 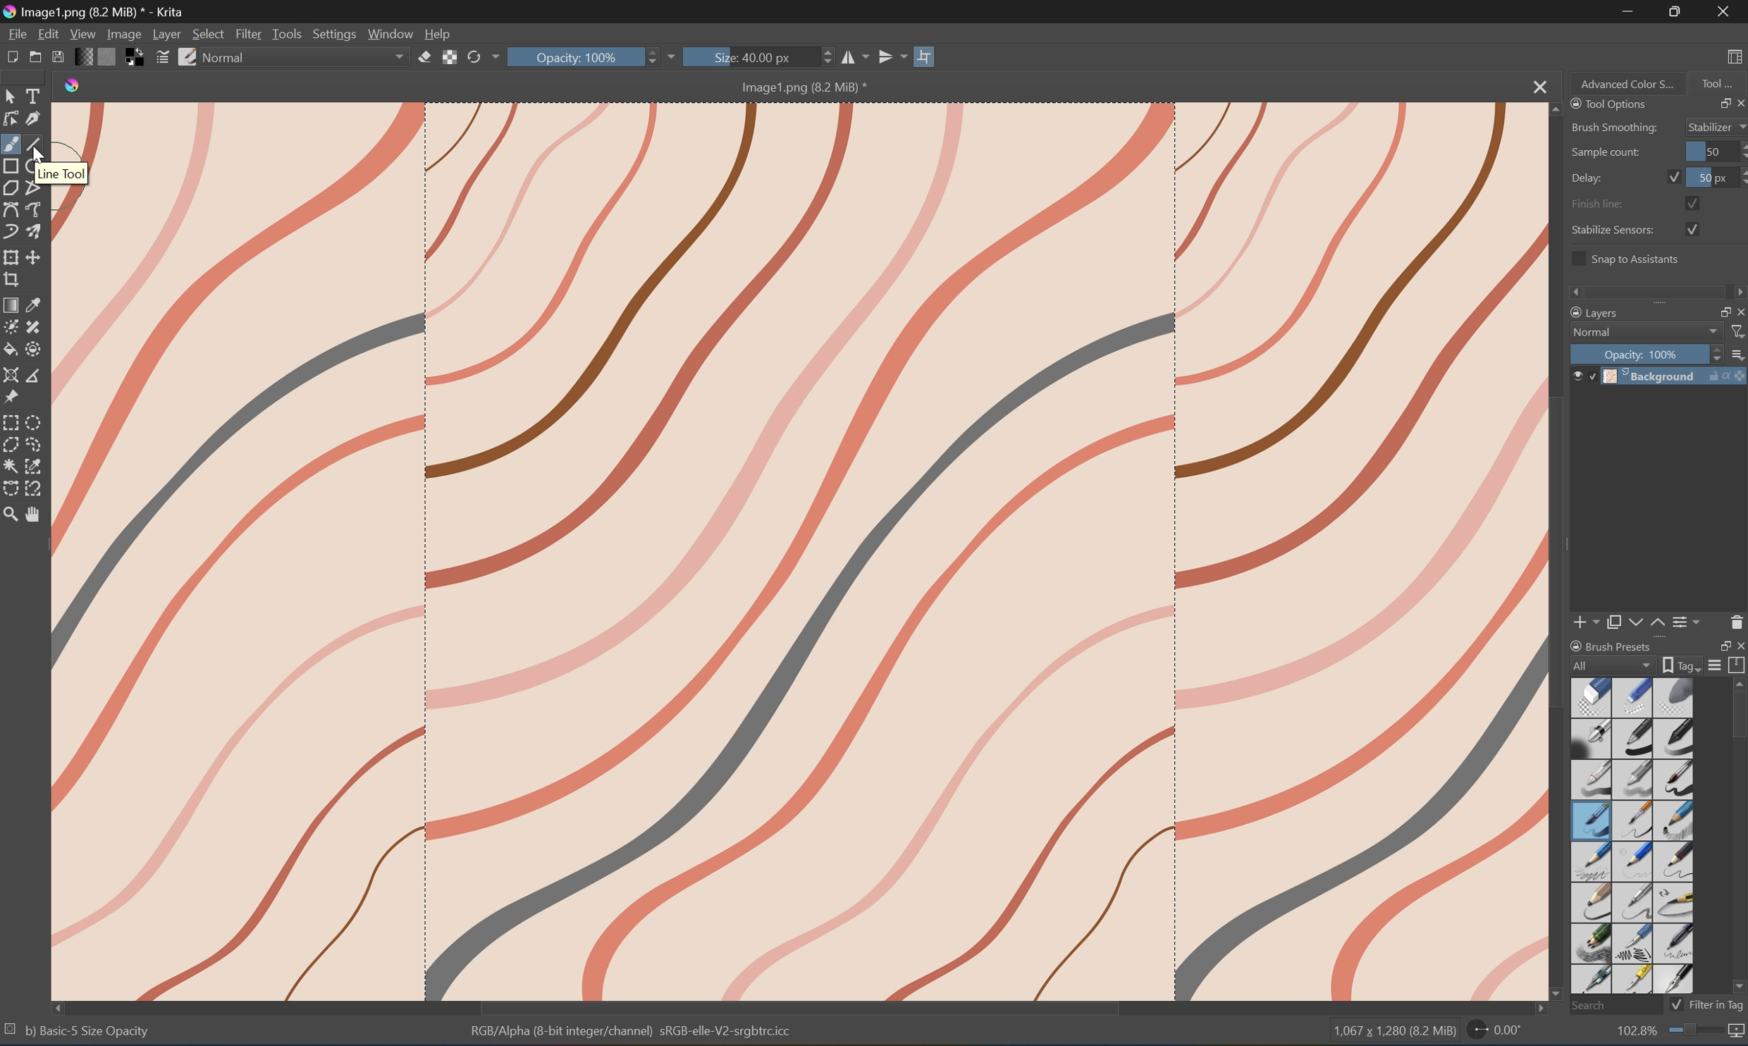 What do you see at coordinates (1587, 622) in the screenshot?
I see `Add new layer` at bounding box center [1587, 622].